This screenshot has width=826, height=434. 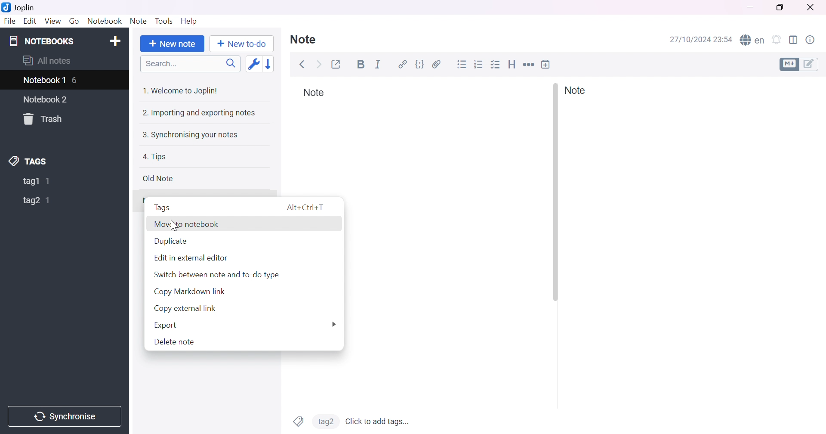 What do you see at coordinates (776, 39) in the screenshot?
I see `Set alarm` at bounding box center [776, 39].